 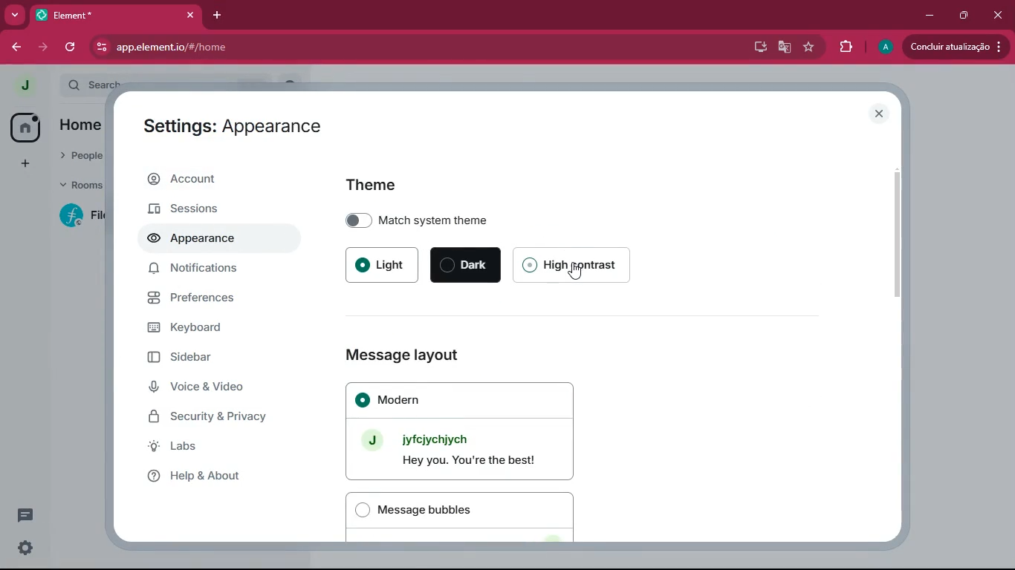 I want to click on add tab, so click(x=215, y=14).